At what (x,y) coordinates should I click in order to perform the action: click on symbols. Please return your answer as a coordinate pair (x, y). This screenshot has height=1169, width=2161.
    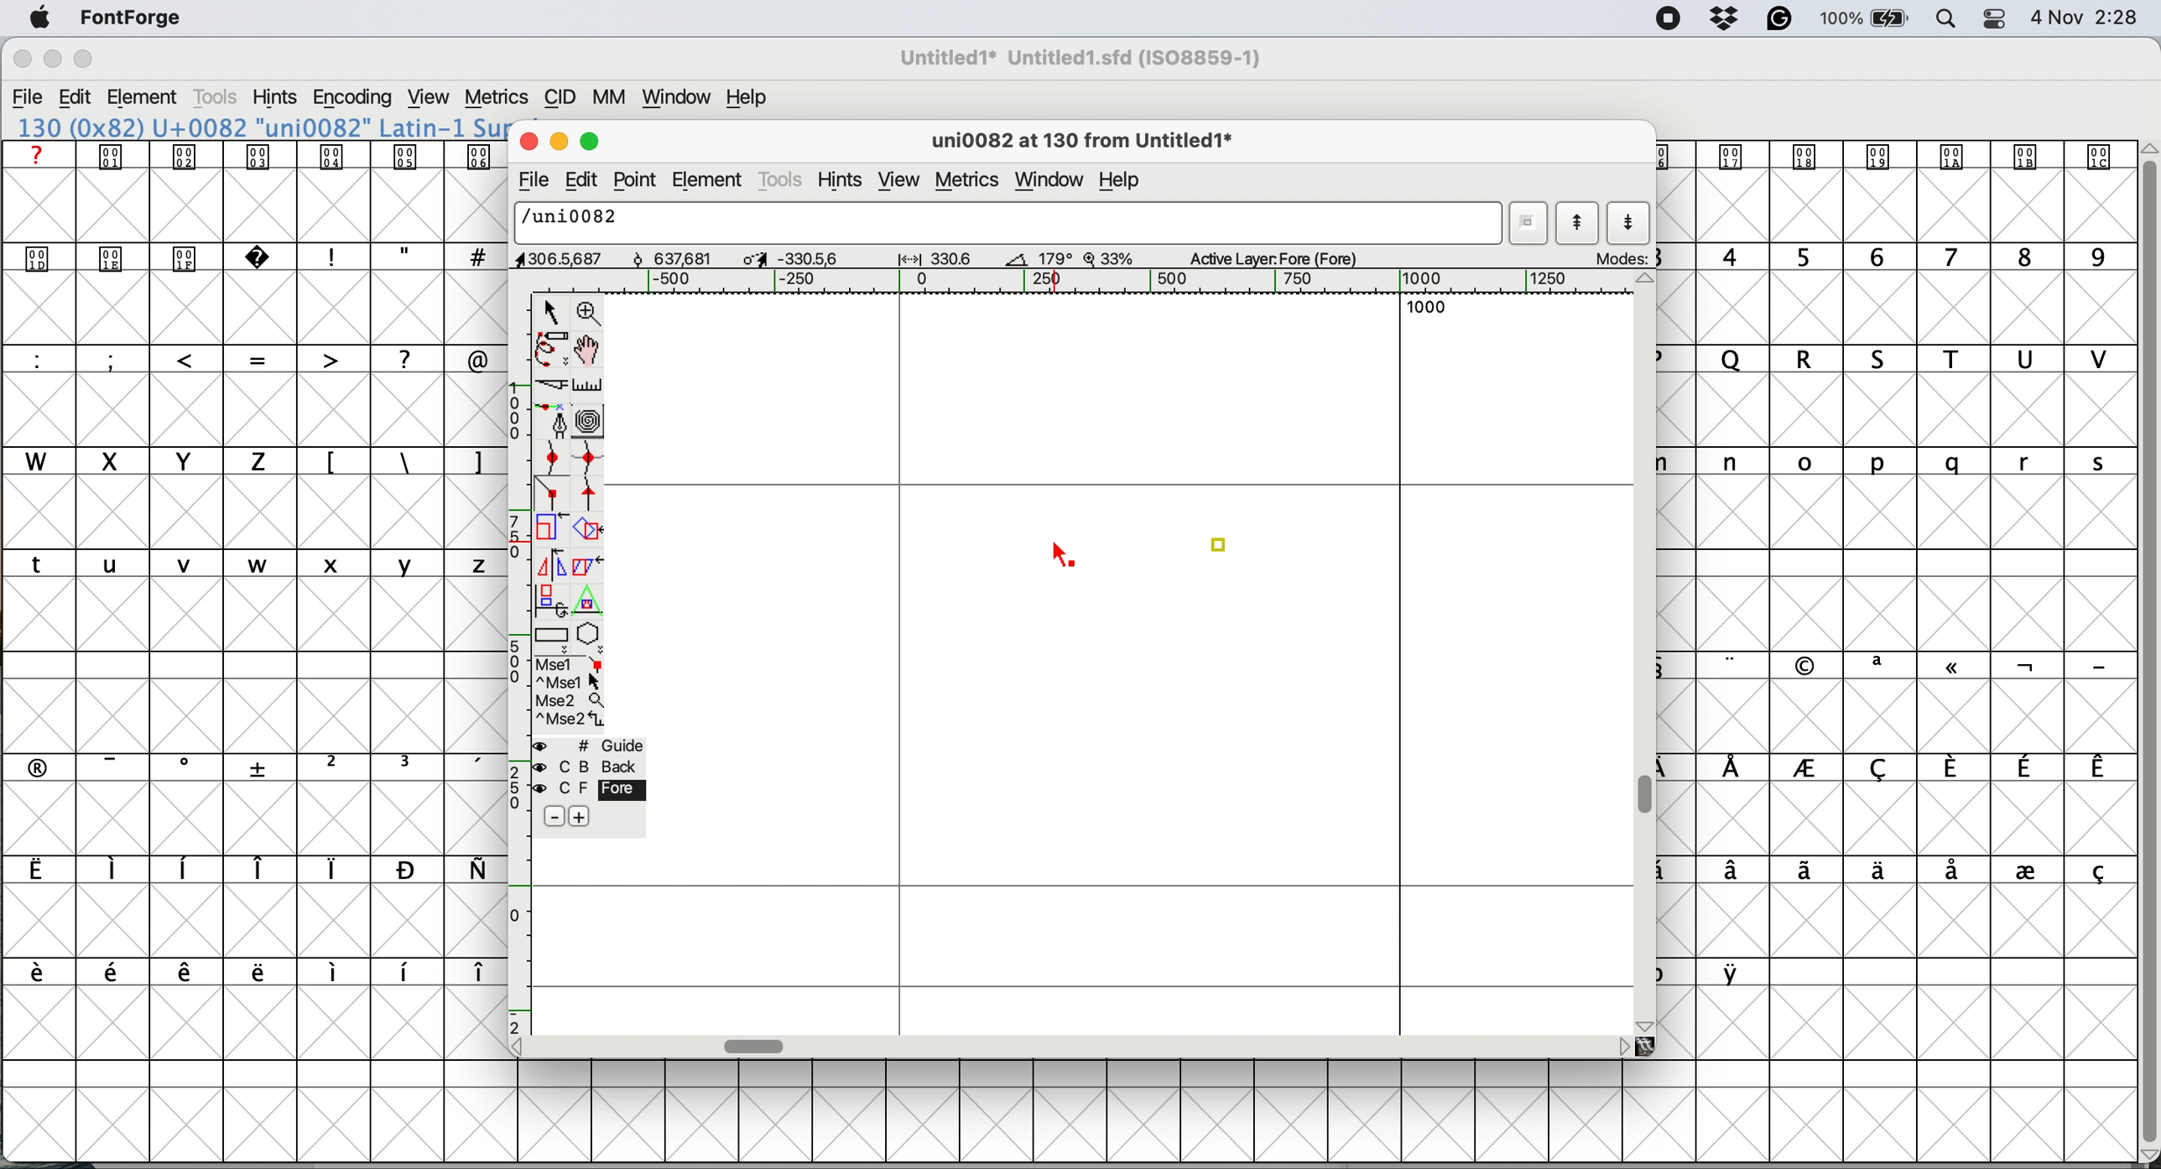
    Looking at the image, I should click on (258, 156).